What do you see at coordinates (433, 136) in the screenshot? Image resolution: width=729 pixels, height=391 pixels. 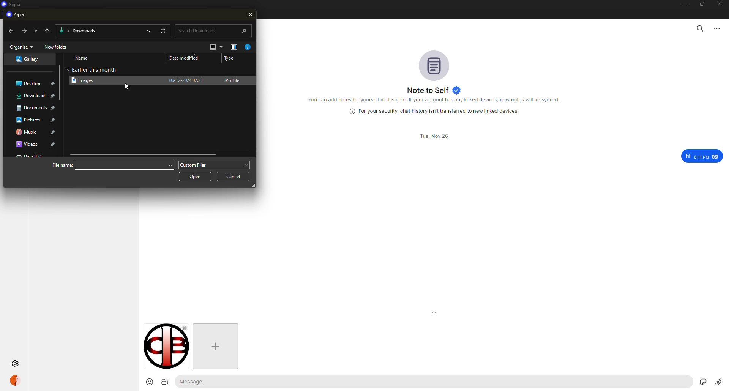 I see `date` at bounding box center [433, 136].